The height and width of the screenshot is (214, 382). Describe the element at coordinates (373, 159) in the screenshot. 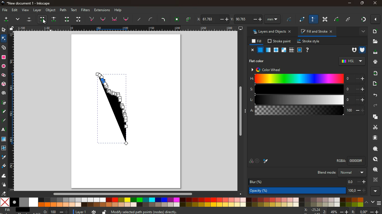

I see `find` at that location.